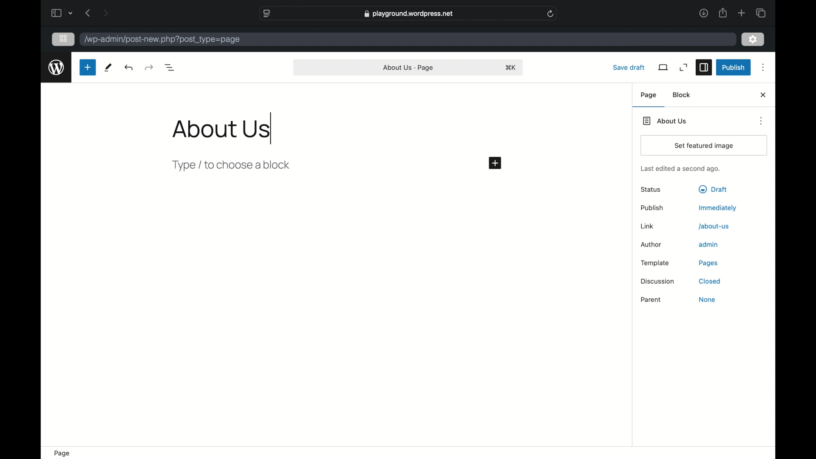 This screenshot has height=459, width=816. I want to click on view, so click(664, 67).